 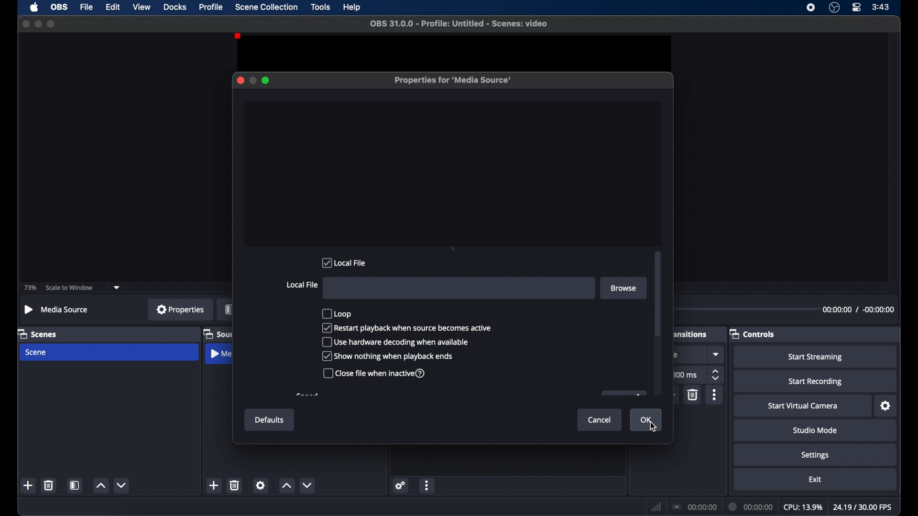 I want to click on delete, so click(x=693, y=395).